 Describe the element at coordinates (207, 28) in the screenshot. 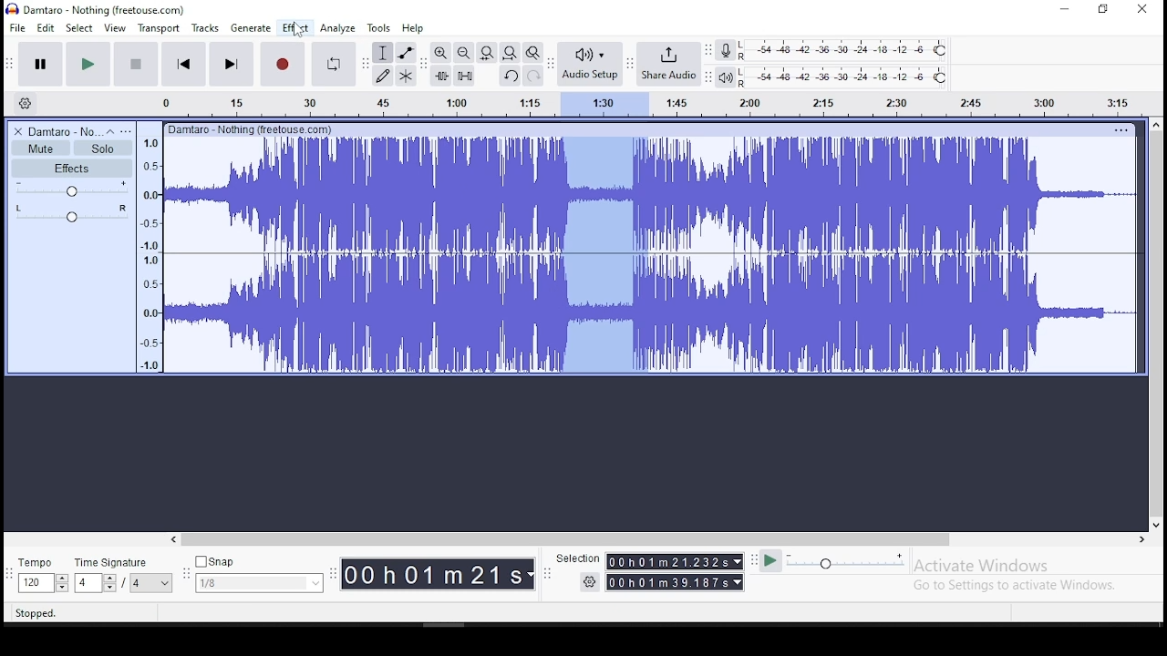

I see `tracks` at that location.